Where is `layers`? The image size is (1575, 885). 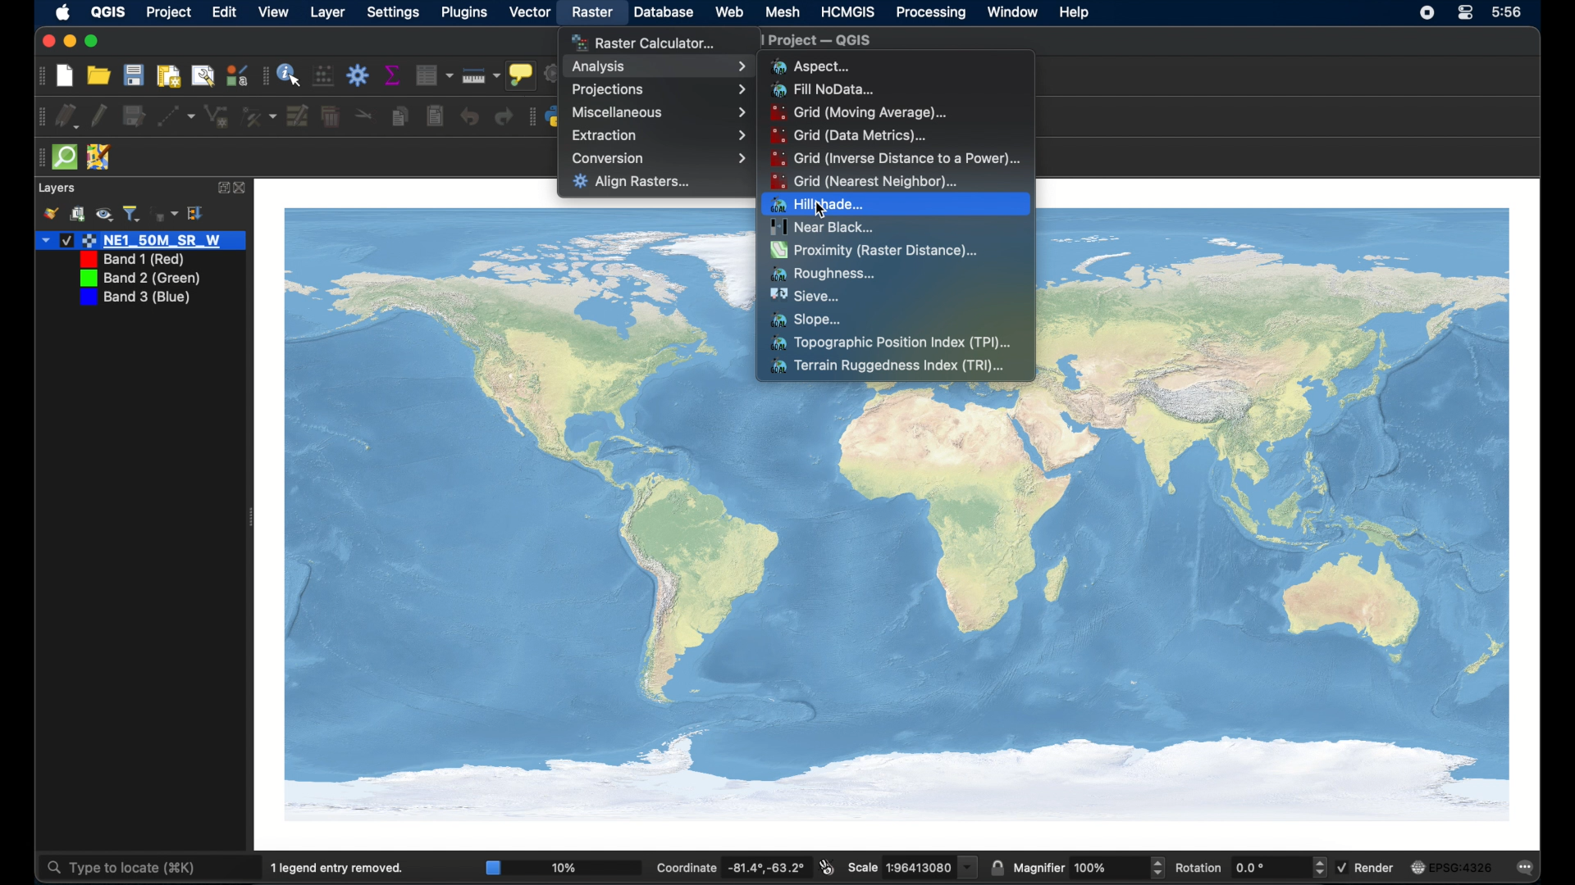 layers is located at coordinates (57, 188).